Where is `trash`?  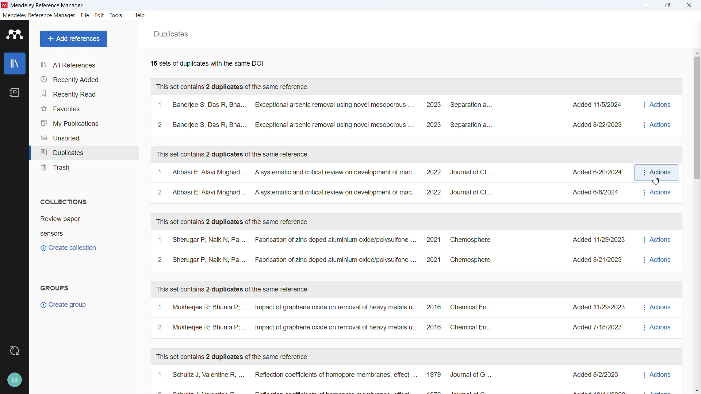 trash is located at coordinates (83, 167).